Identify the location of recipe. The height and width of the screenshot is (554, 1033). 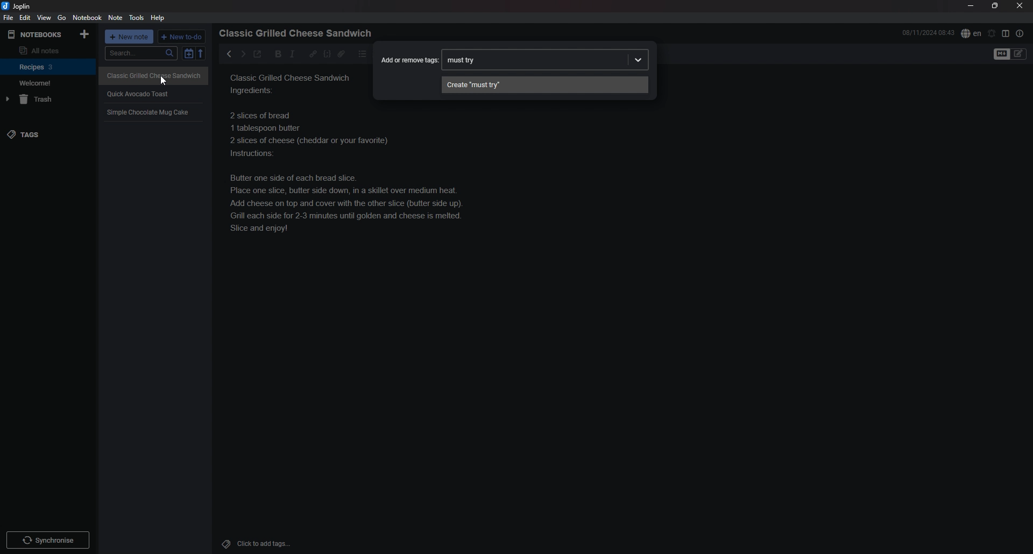
(147, 113).